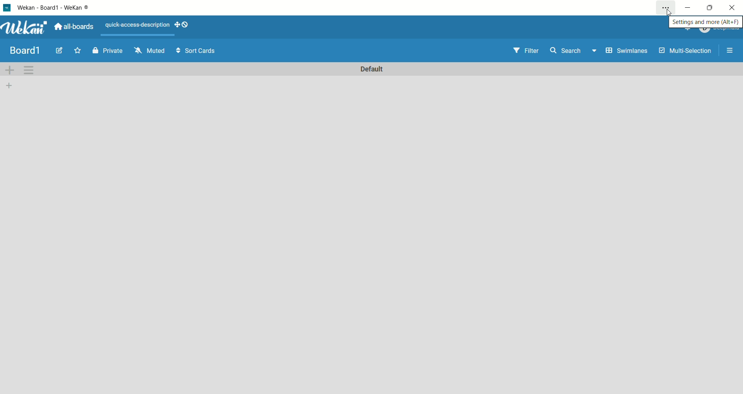 The height and width of the screenshot is (394, 743). What do you see at coordinates (56, 7) in the screenshot?
I see `title` at bounding box center [56, 7].